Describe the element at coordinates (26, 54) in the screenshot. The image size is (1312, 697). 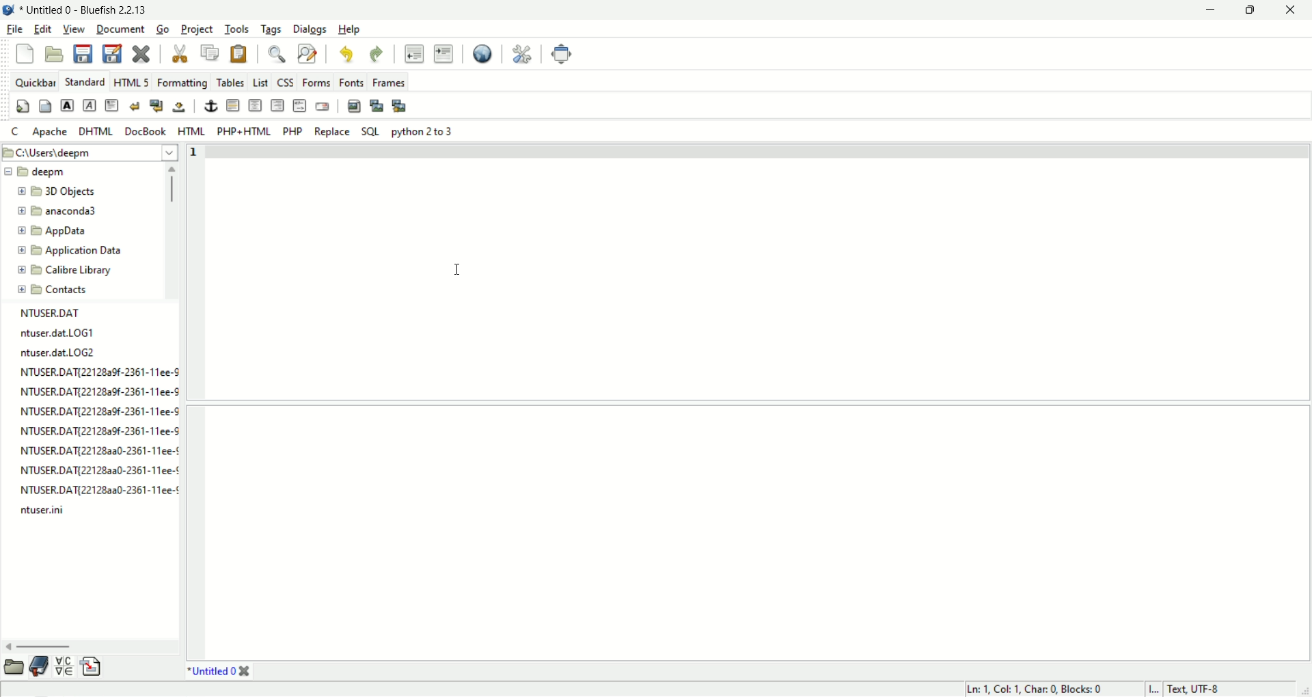
I see `new file` at that location.